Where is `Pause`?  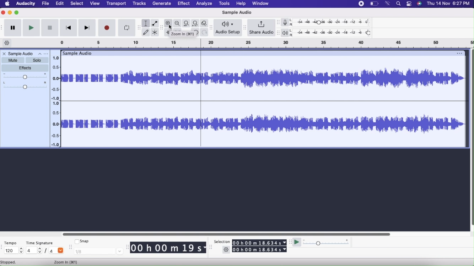 Pause is located at coordinates (14, 28).